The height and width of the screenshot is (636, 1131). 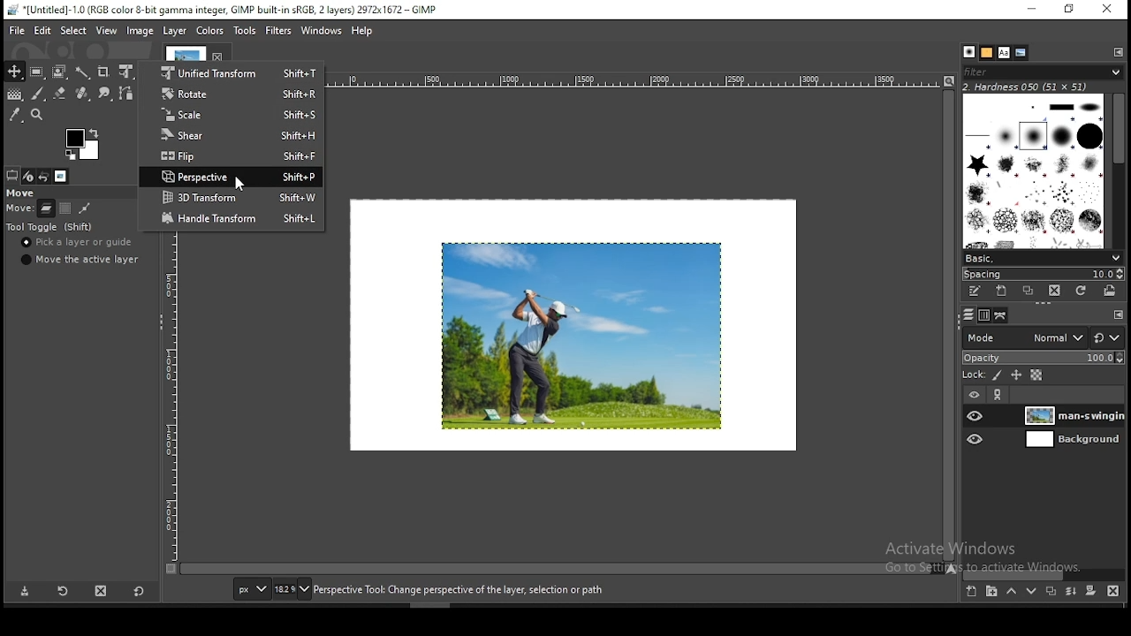 I want to click on restore, so click(x=1068, y=10).